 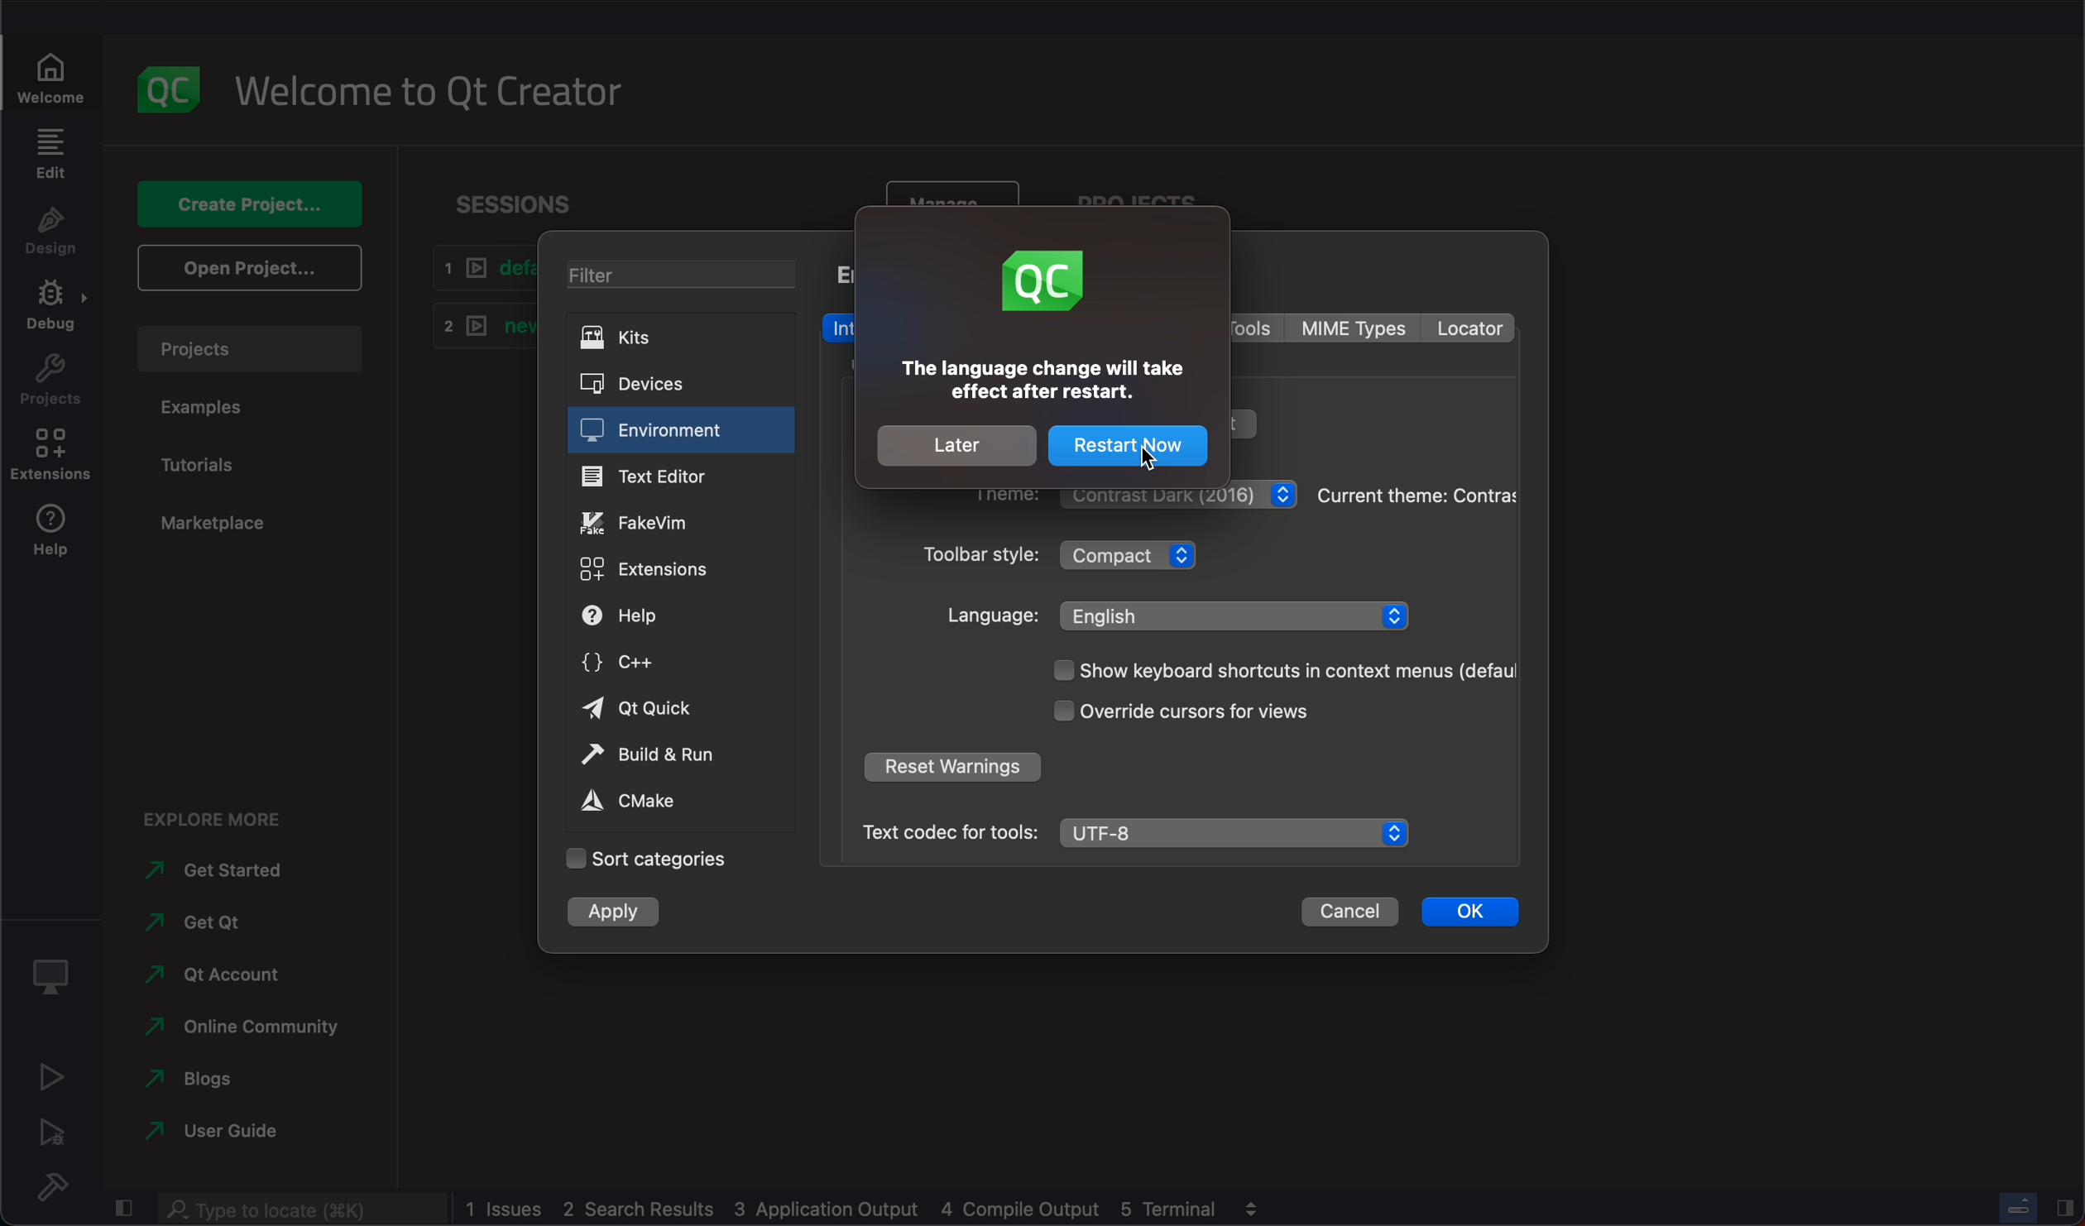 I want to click on sessions, so click(x=534, y=199).